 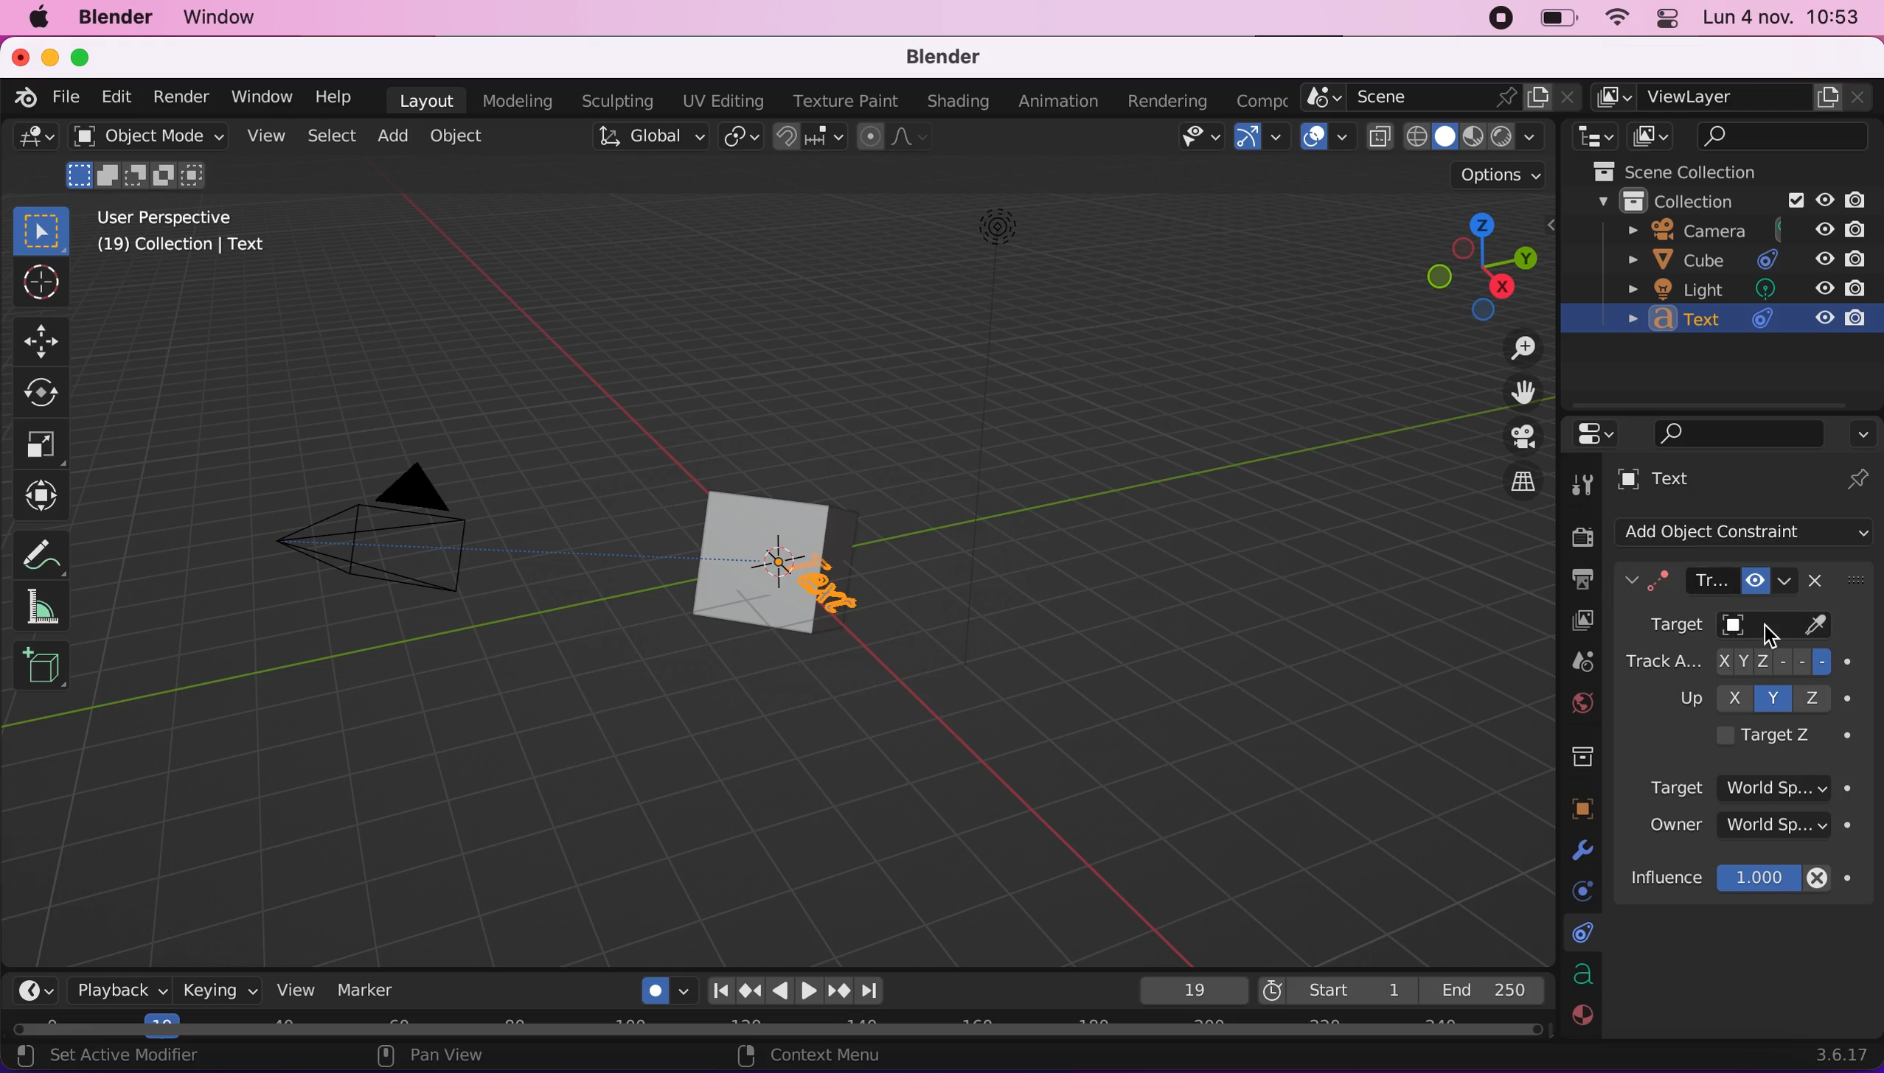 What do you see at coordinates (21, 57) in the screenshot?
I see `close` at bounding box center [21, 57].